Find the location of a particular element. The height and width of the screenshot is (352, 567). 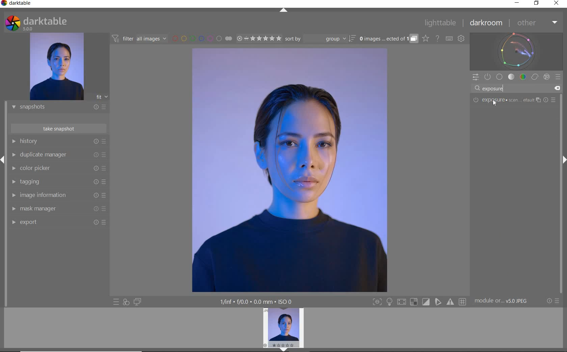

COLOR PICKER is located at coordinates (57, 169).